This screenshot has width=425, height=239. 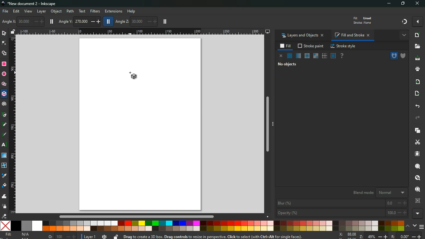 What do you see at coordinates (417, 166) in the screenshot?
I see `search` at bounding box center [417, 166].